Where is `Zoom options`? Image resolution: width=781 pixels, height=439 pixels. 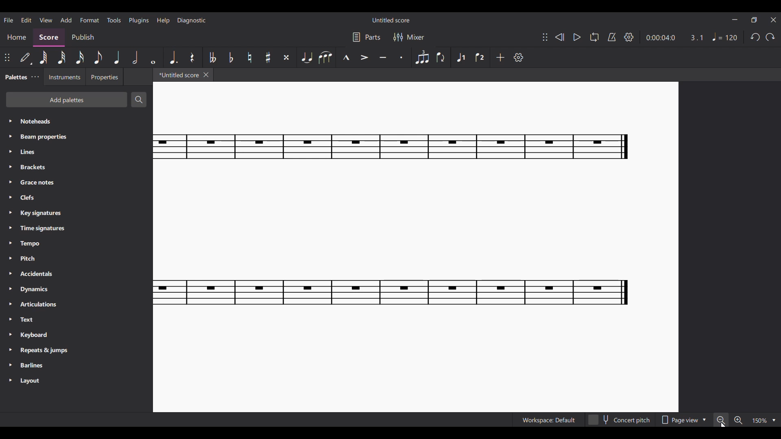
Zoom options is located at coordinates (764, 420).